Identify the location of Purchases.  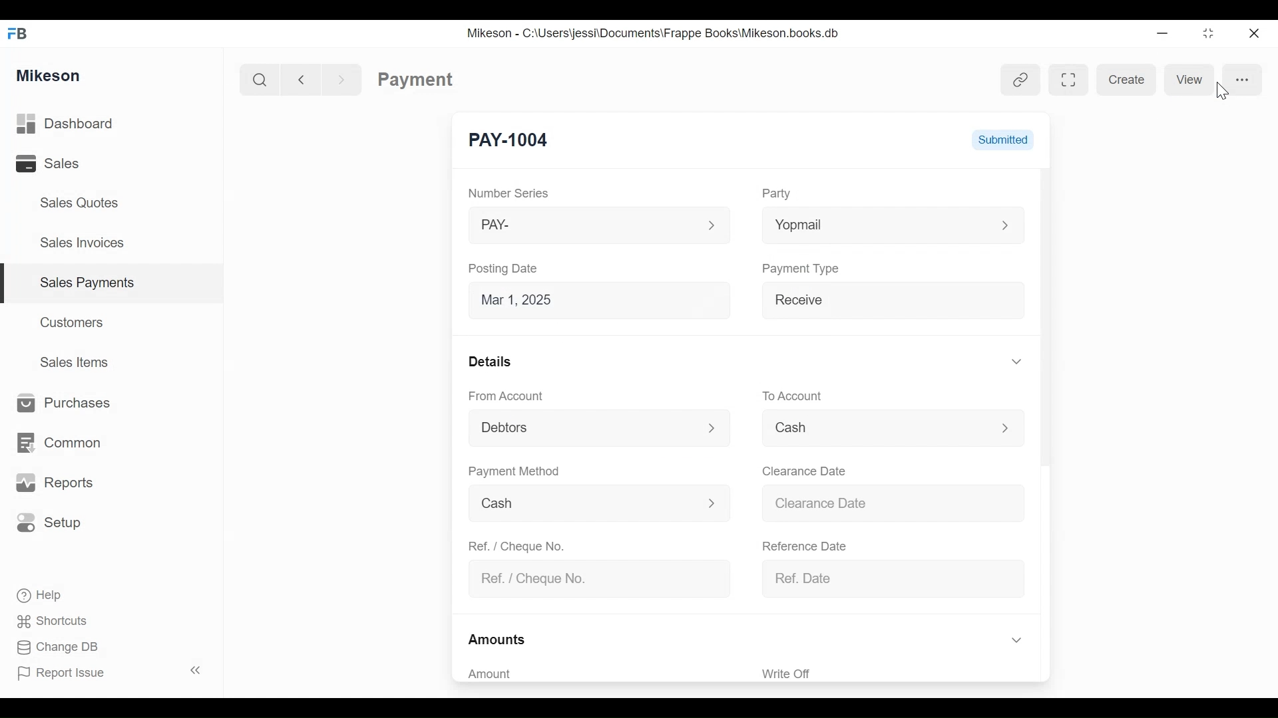
(63, 403).